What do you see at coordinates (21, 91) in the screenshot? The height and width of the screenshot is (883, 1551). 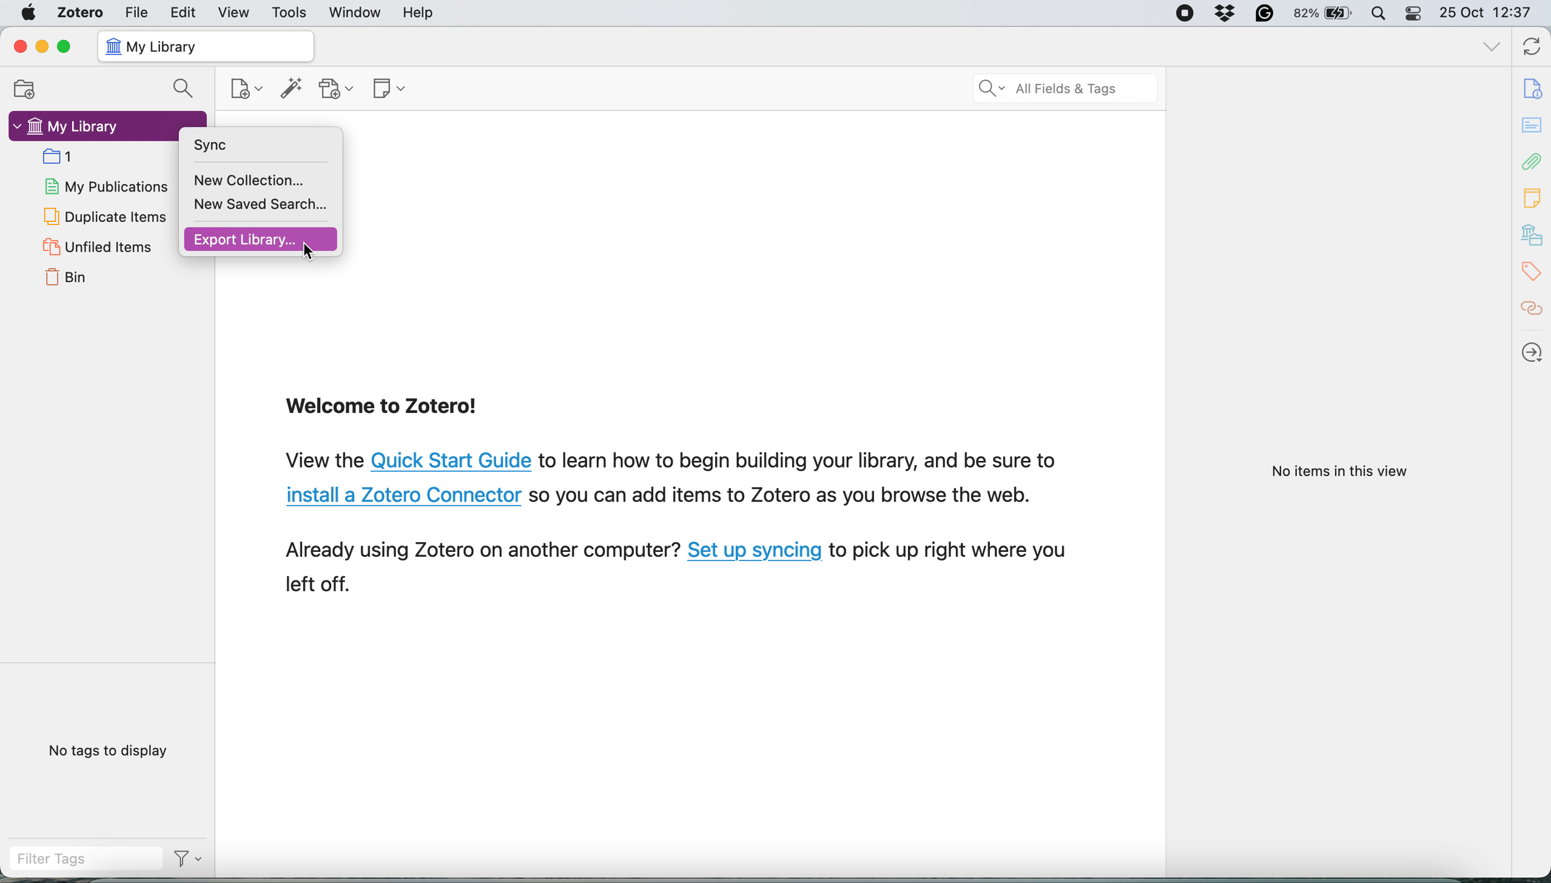 I see `new collection` at bounding box center [21, 91].